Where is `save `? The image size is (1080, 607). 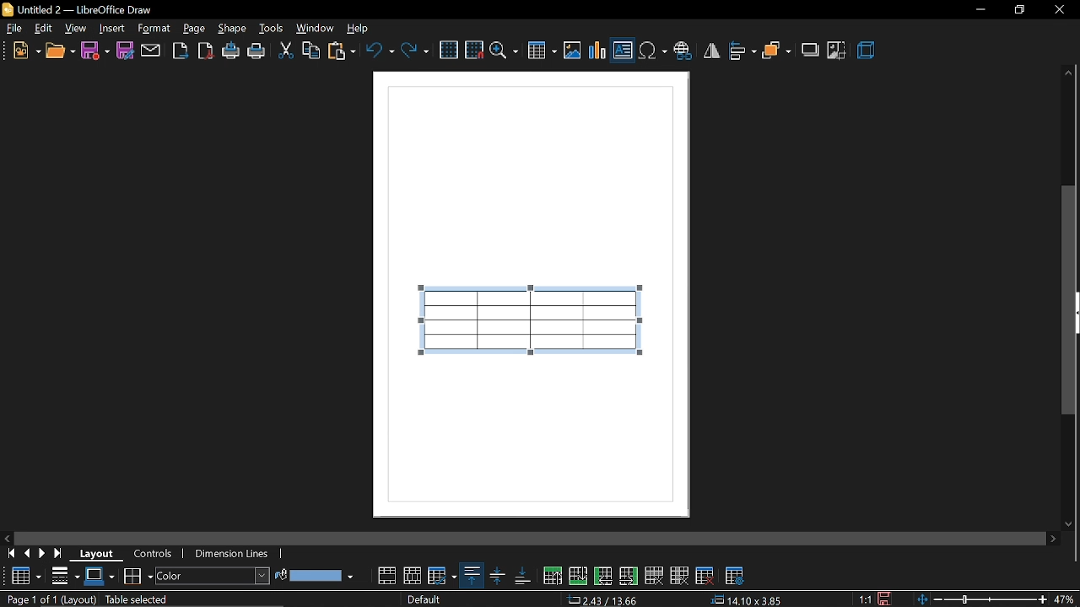 save  is located at coordinates (94, 51).